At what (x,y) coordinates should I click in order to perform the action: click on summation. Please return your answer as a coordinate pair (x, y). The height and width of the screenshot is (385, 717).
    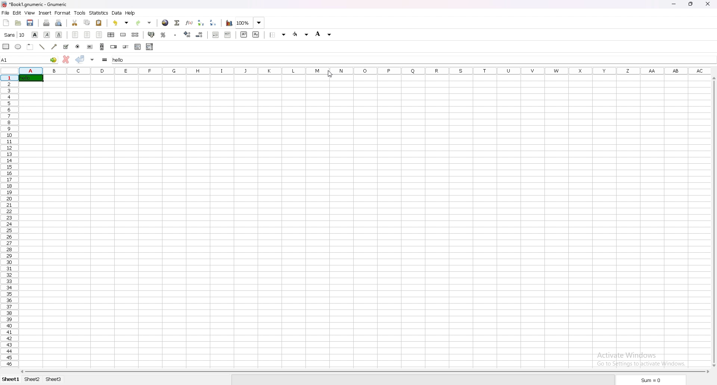
    Looking at the image, I should click on (178, 22).